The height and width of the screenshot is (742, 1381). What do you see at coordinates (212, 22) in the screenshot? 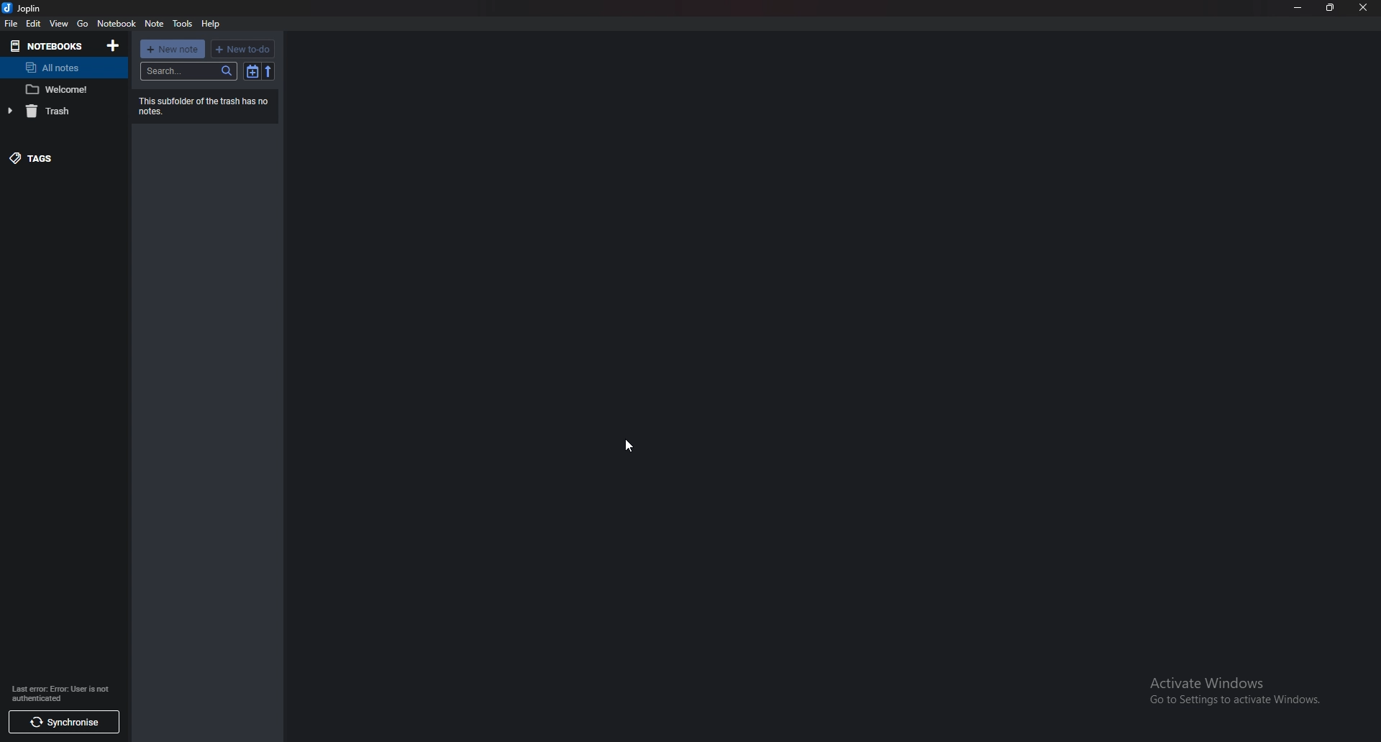
I see `help` at bounding box center [212, 22].